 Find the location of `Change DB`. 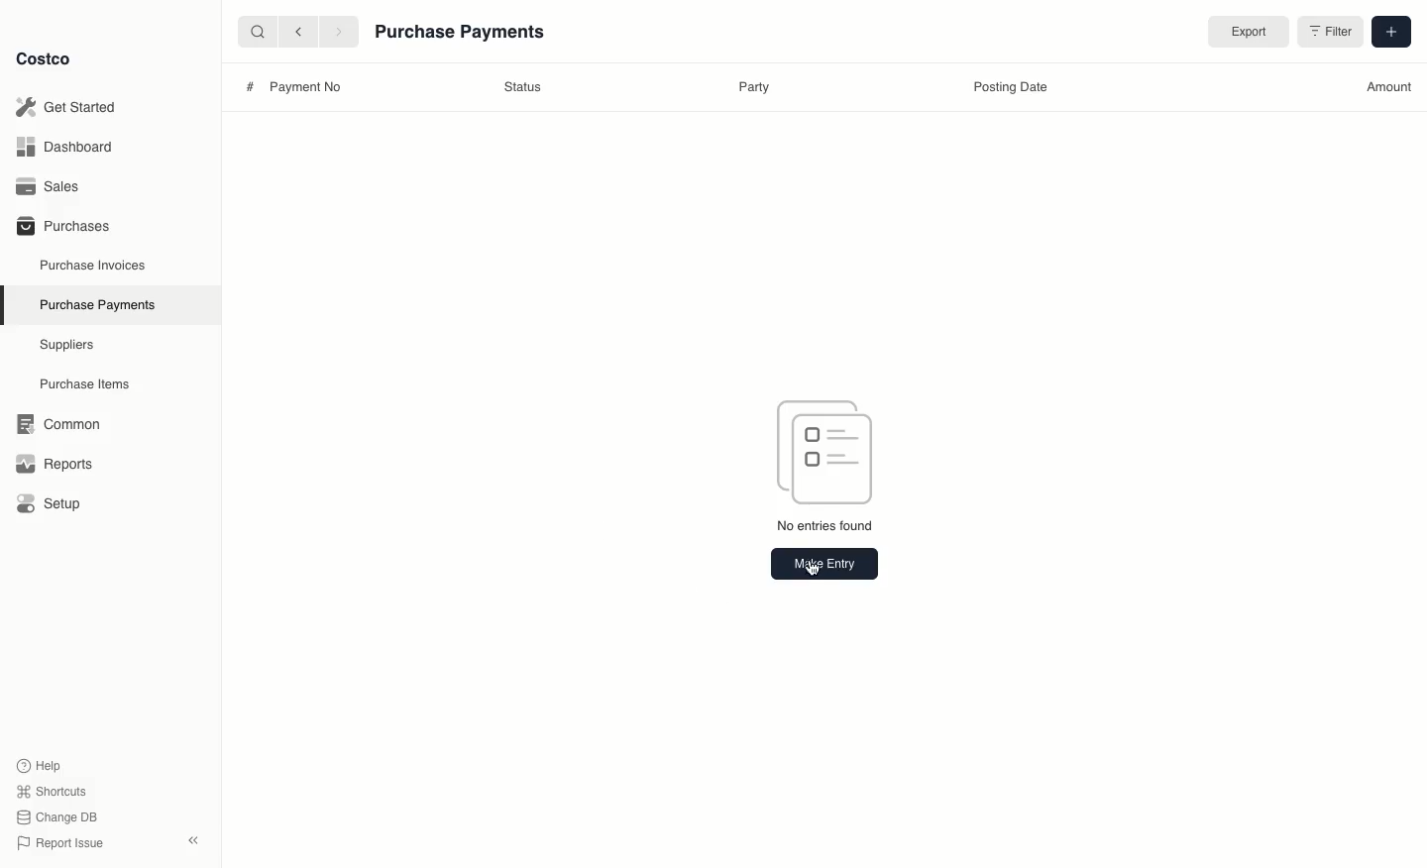

Change DB is located at coordinates (60, 817).